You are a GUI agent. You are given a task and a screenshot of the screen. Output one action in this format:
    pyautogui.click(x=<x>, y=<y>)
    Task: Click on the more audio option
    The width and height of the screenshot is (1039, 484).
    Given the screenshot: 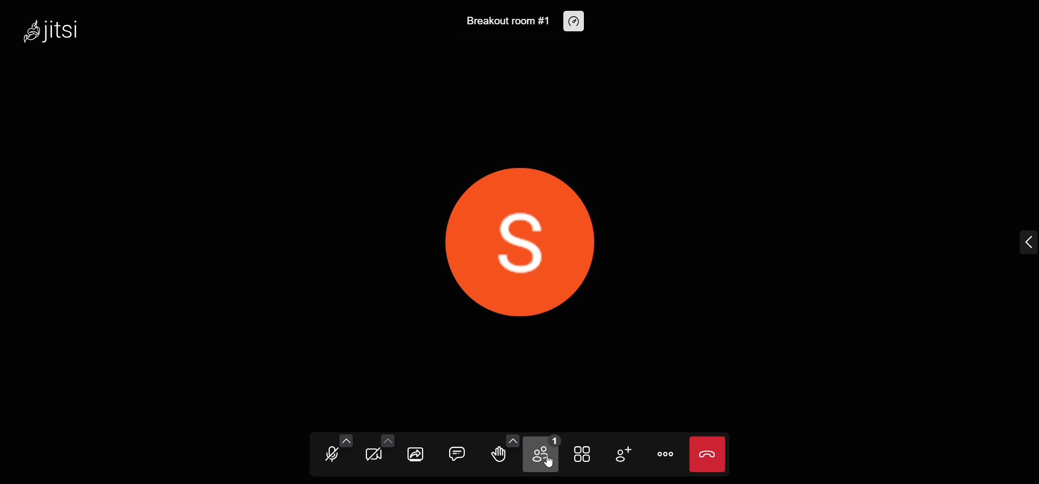 What is the action you would take?
    pyautogui.click(x=344, y=440)
    